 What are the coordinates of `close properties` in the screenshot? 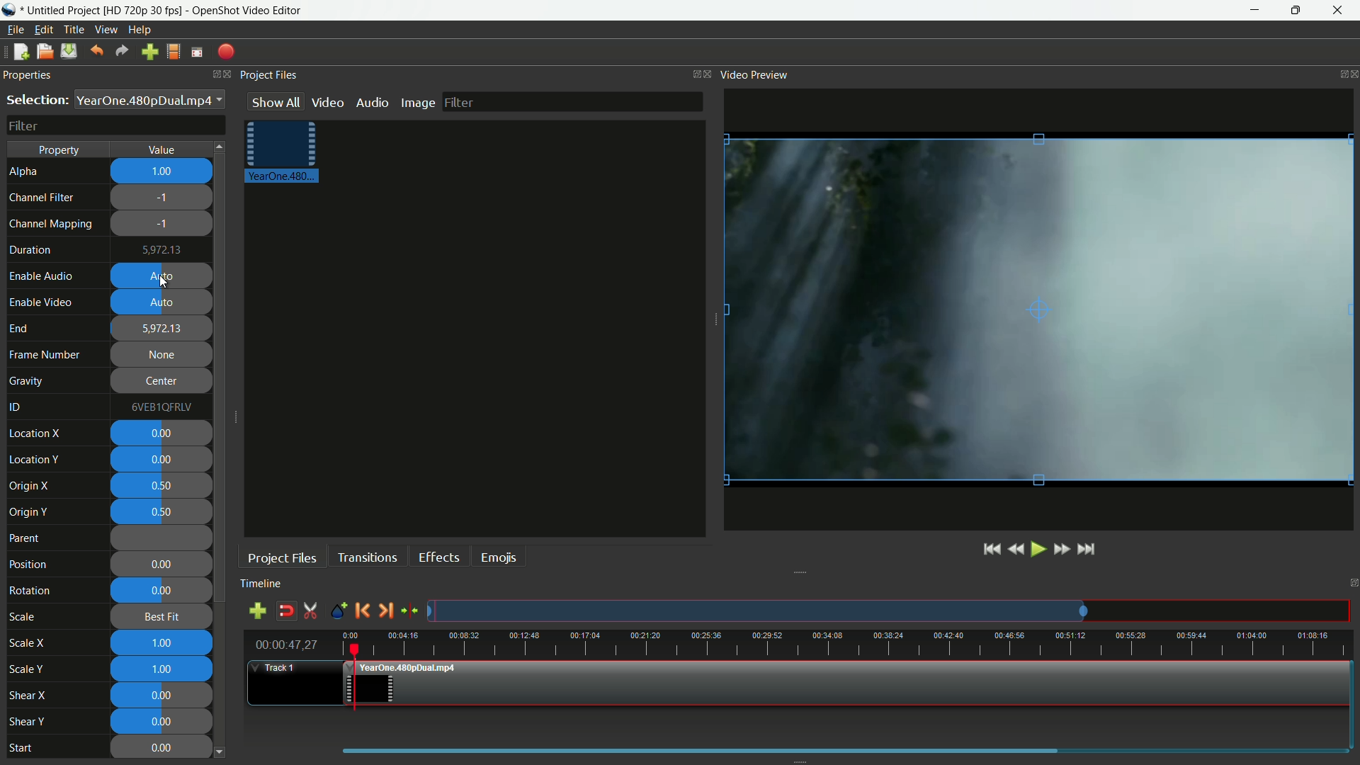 It's located at (223, 74).